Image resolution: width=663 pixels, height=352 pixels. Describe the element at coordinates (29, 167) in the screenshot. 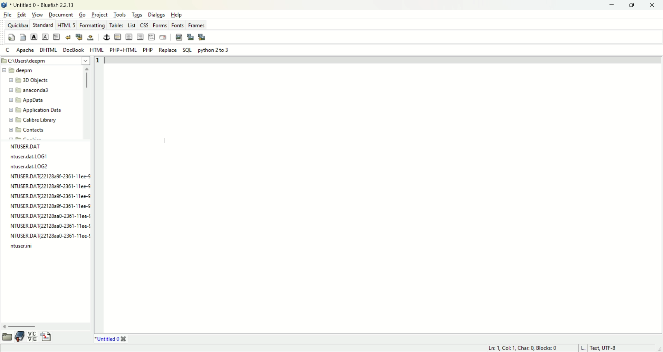

I see `ntuser.dat.LOG2` at that location.